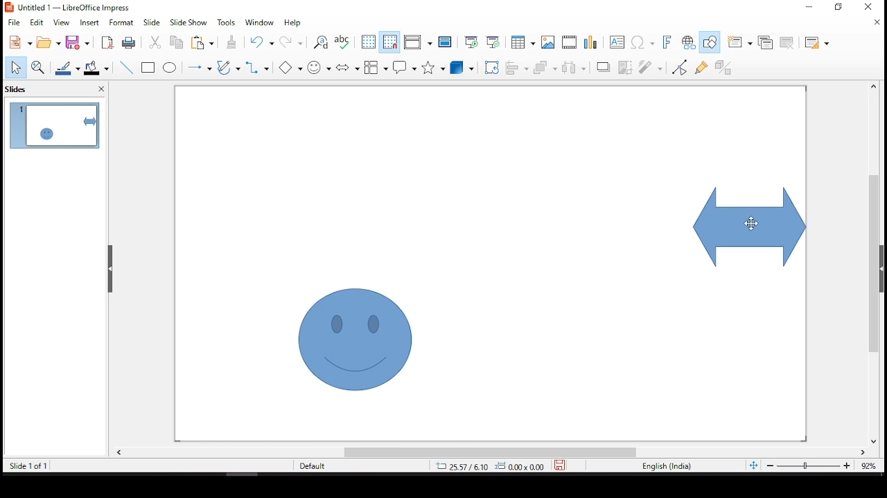  What do you see at coordinates (766, 41) in the screenshot?
I see `duplicate slide` at bounding box center [766, 41].